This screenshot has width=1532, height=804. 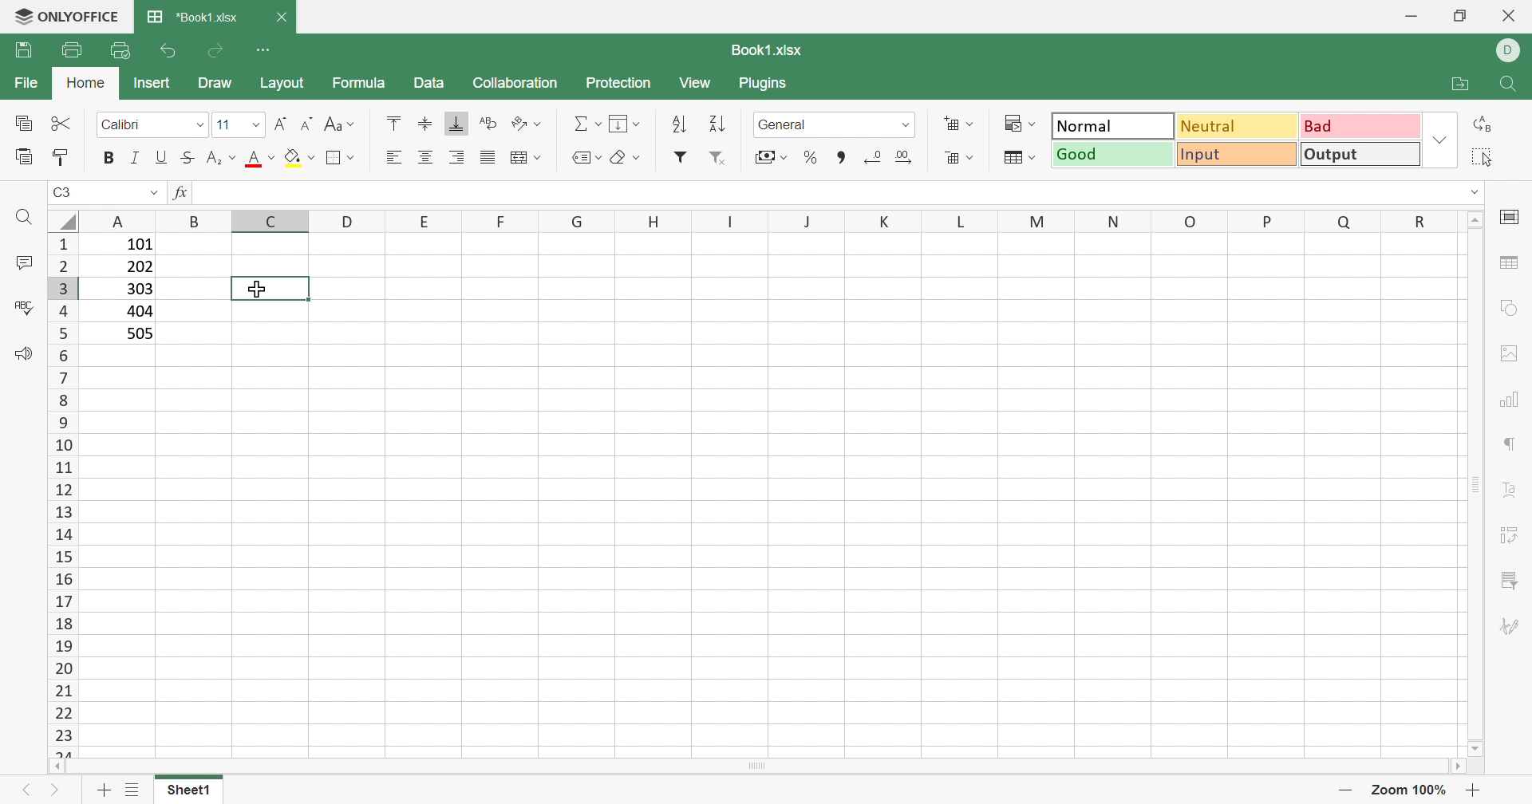 I want to click on comments, so click(x=23, y=262).